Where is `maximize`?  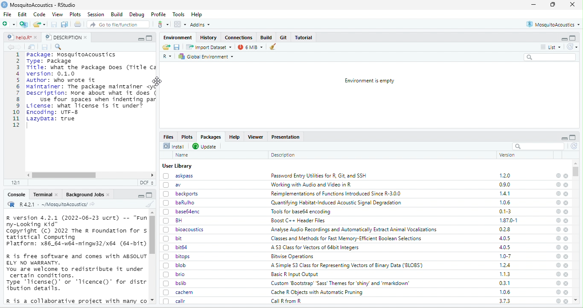 maximize is located at coordinates (573, 38).